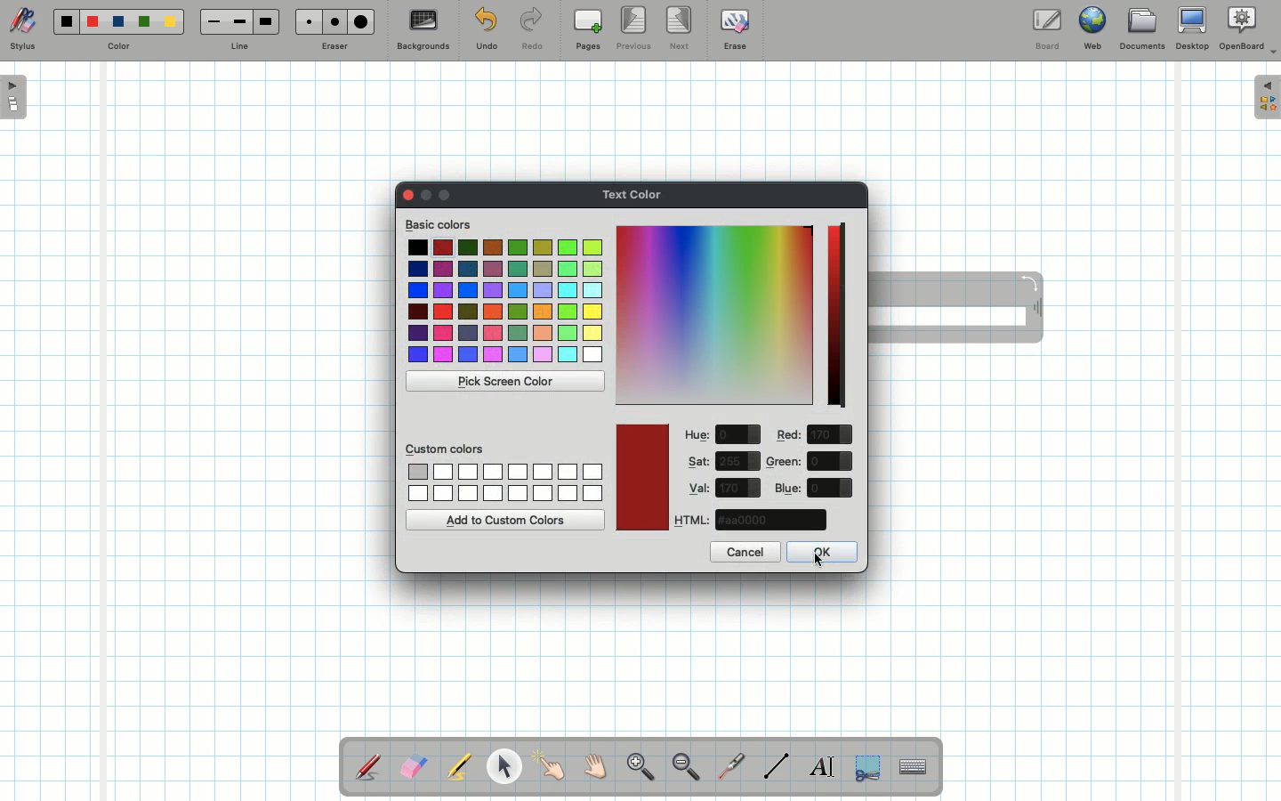 This screenshot has height=801, width=1281. Describe the element at coordinates (1248, 28) in the screenshot. I see `OpenBoard` at that location.